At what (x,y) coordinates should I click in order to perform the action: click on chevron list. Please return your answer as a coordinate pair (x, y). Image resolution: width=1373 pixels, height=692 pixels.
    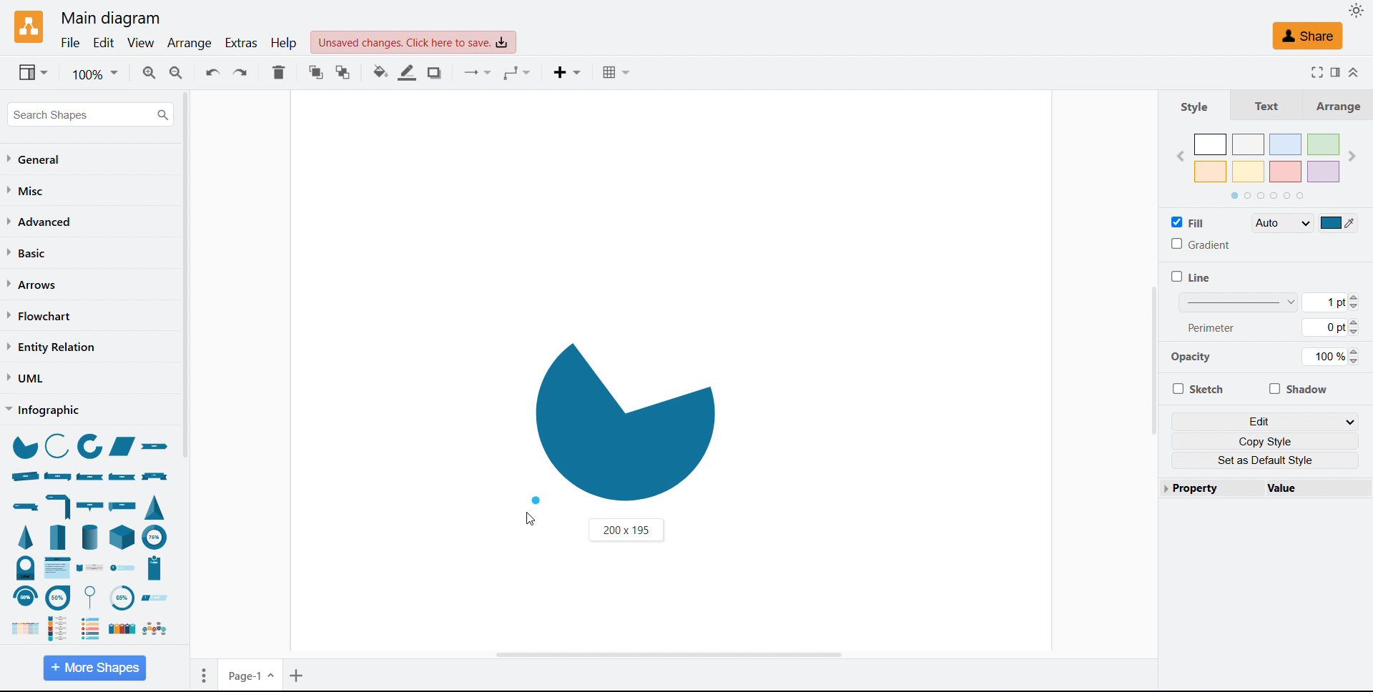
    Looking at the image, I should click on (59, 568).